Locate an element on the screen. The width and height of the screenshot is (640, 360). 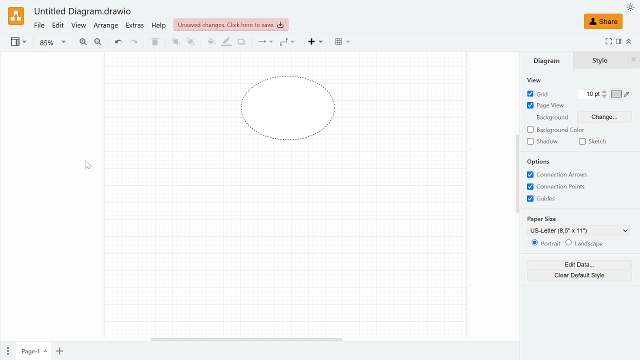
Draw.io logo is located at coordinates (16, 15).